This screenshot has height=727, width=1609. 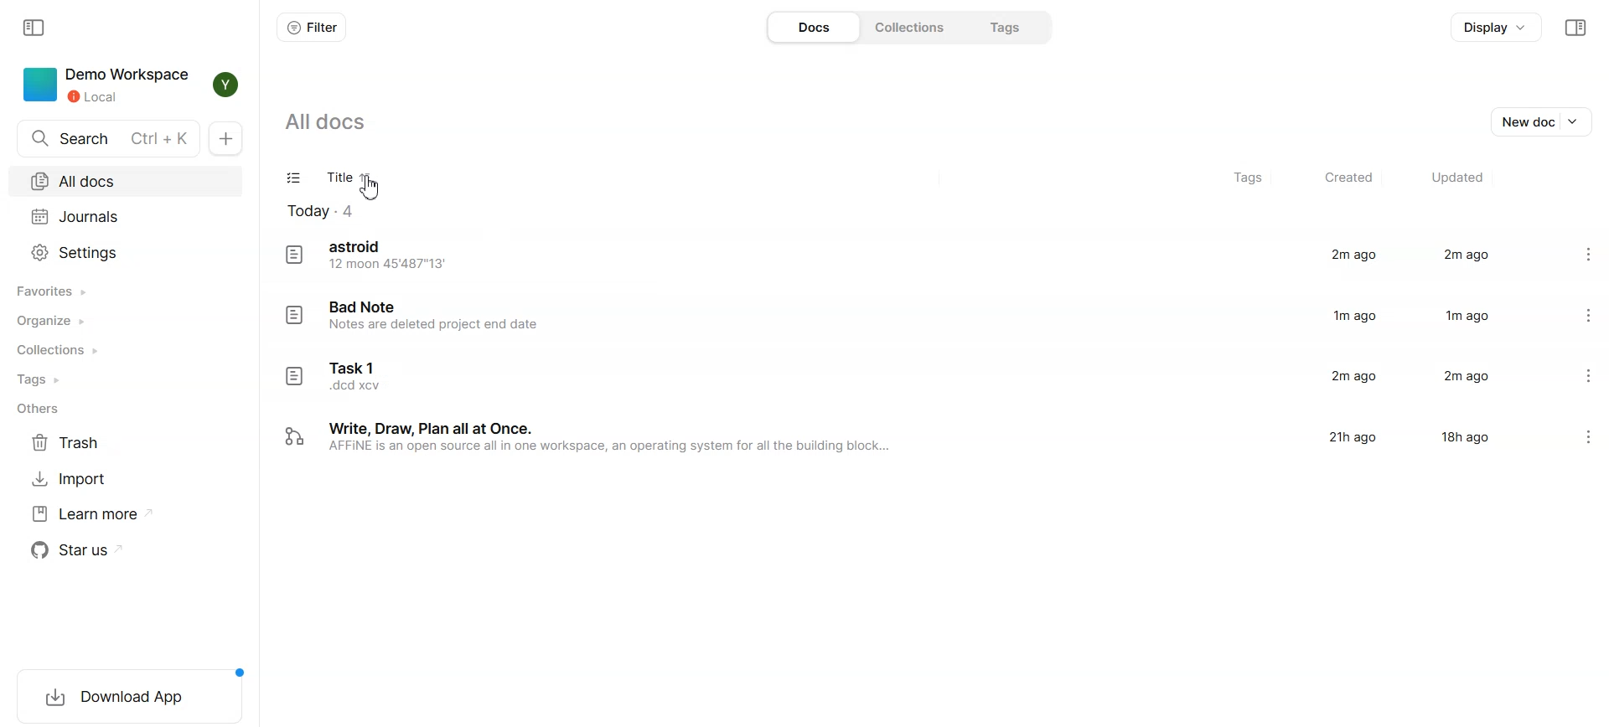 What do you see at coordinates (1591, 441) in the screenshot?
I see `Settings` at bounding box center [1591, 441].